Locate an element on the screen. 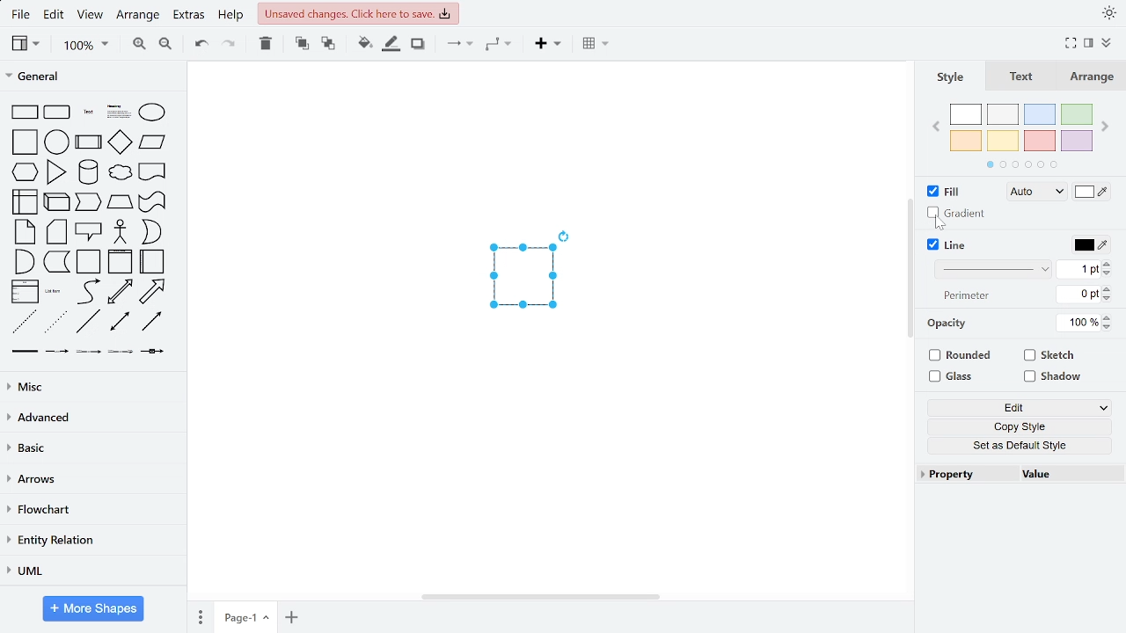 The width and height of the screenshot is (1126, 633). general shapes is located at coordinates (57, 112).